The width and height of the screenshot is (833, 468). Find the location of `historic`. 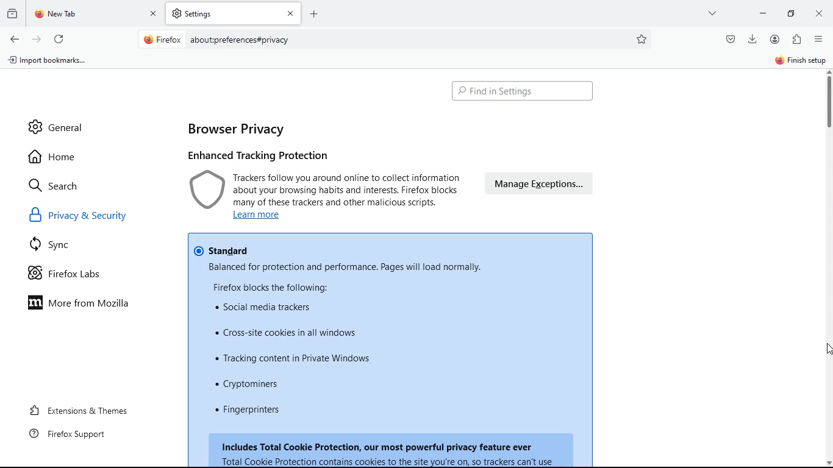

historic is located at coordinates (14, 13).